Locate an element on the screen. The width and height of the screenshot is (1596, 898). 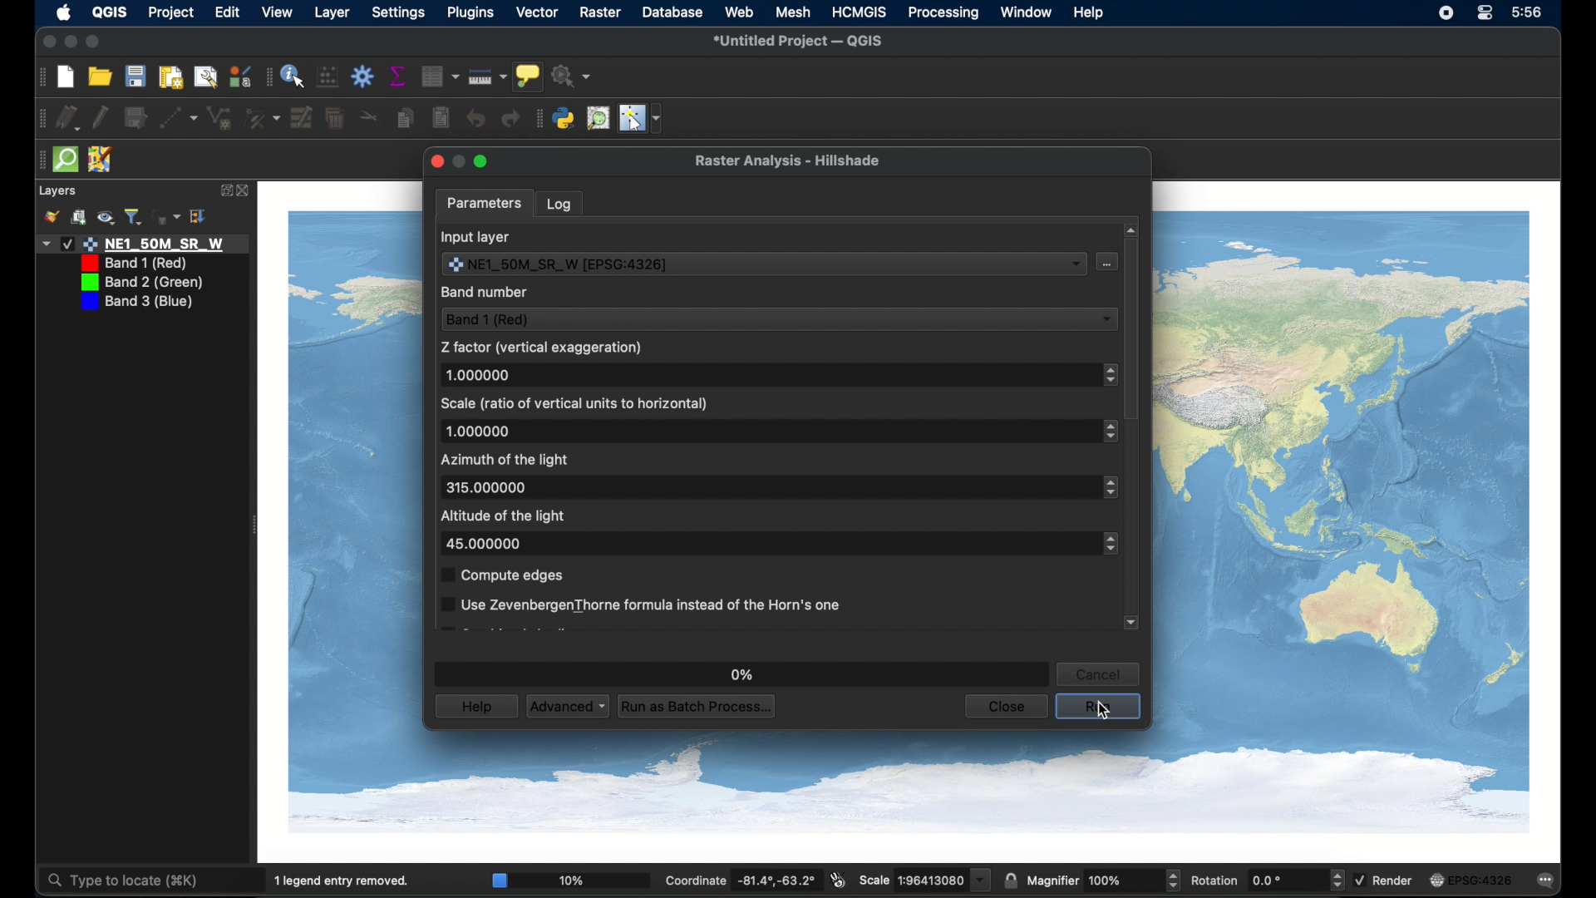
stepper buttons is located at coordinates (1109, 431).